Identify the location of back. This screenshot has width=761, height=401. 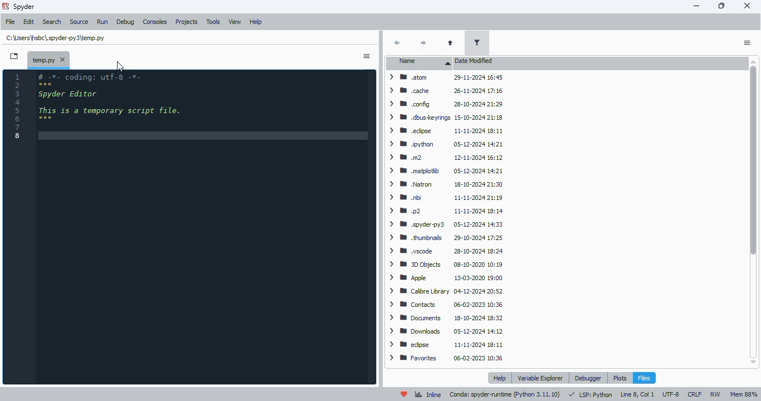
(397, 42).